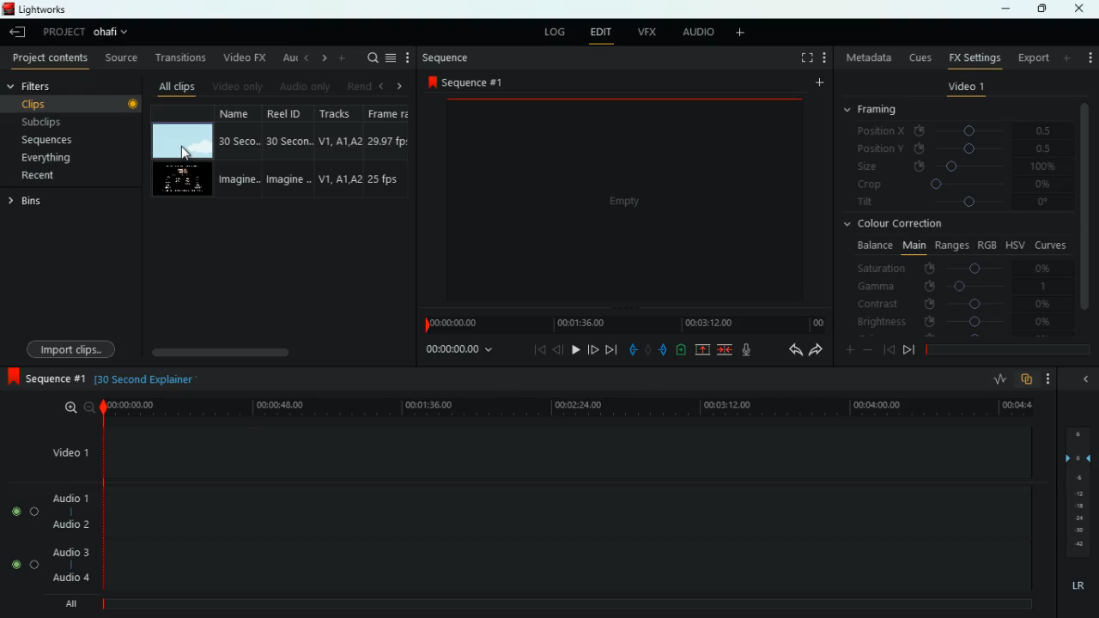 The width and height of the screenshot is (1099, 618). Describe the element at coordinates (619, 200) in the screenshot. I see `video` at that location.